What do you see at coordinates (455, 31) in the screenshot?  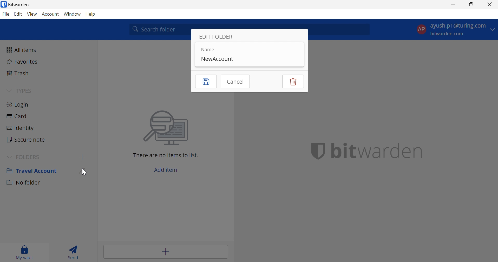 I see `account options Drop Down` at bounding box center [455, 31].